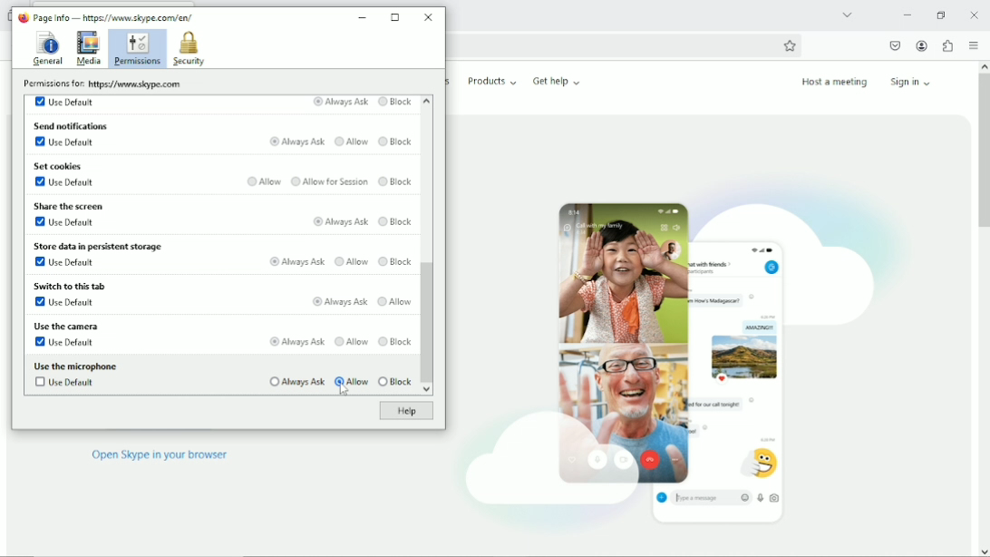 Image resolution: width=990 pixels, height=557 pixels. Describe the element at coordinates (426, 102) in the screenshot. I see `scroll up` at that location.